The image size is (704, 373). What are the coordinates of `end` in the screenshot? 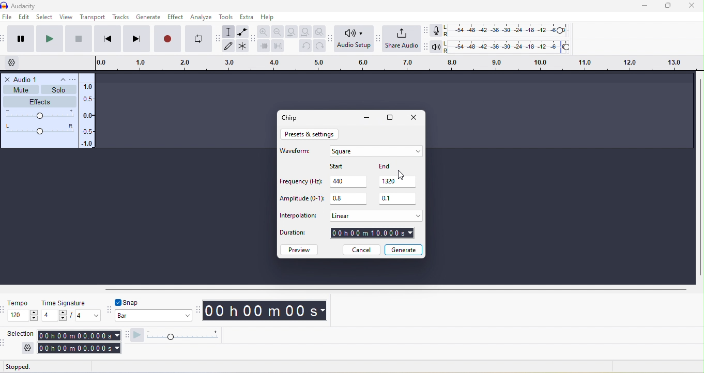 It's located at (395, 166).